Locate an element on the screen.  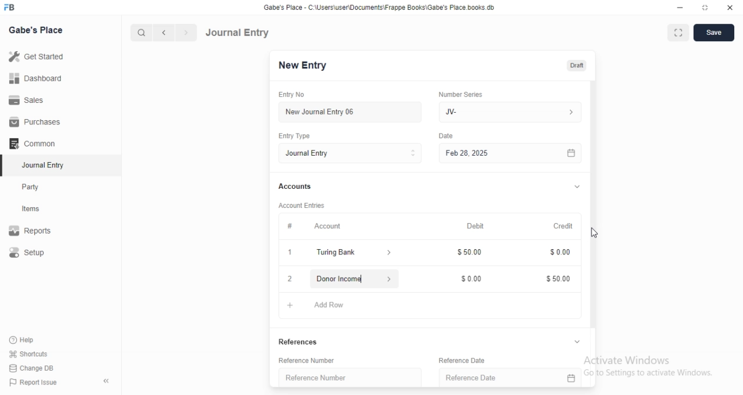
Purchases is located at coordinates (37, 122).